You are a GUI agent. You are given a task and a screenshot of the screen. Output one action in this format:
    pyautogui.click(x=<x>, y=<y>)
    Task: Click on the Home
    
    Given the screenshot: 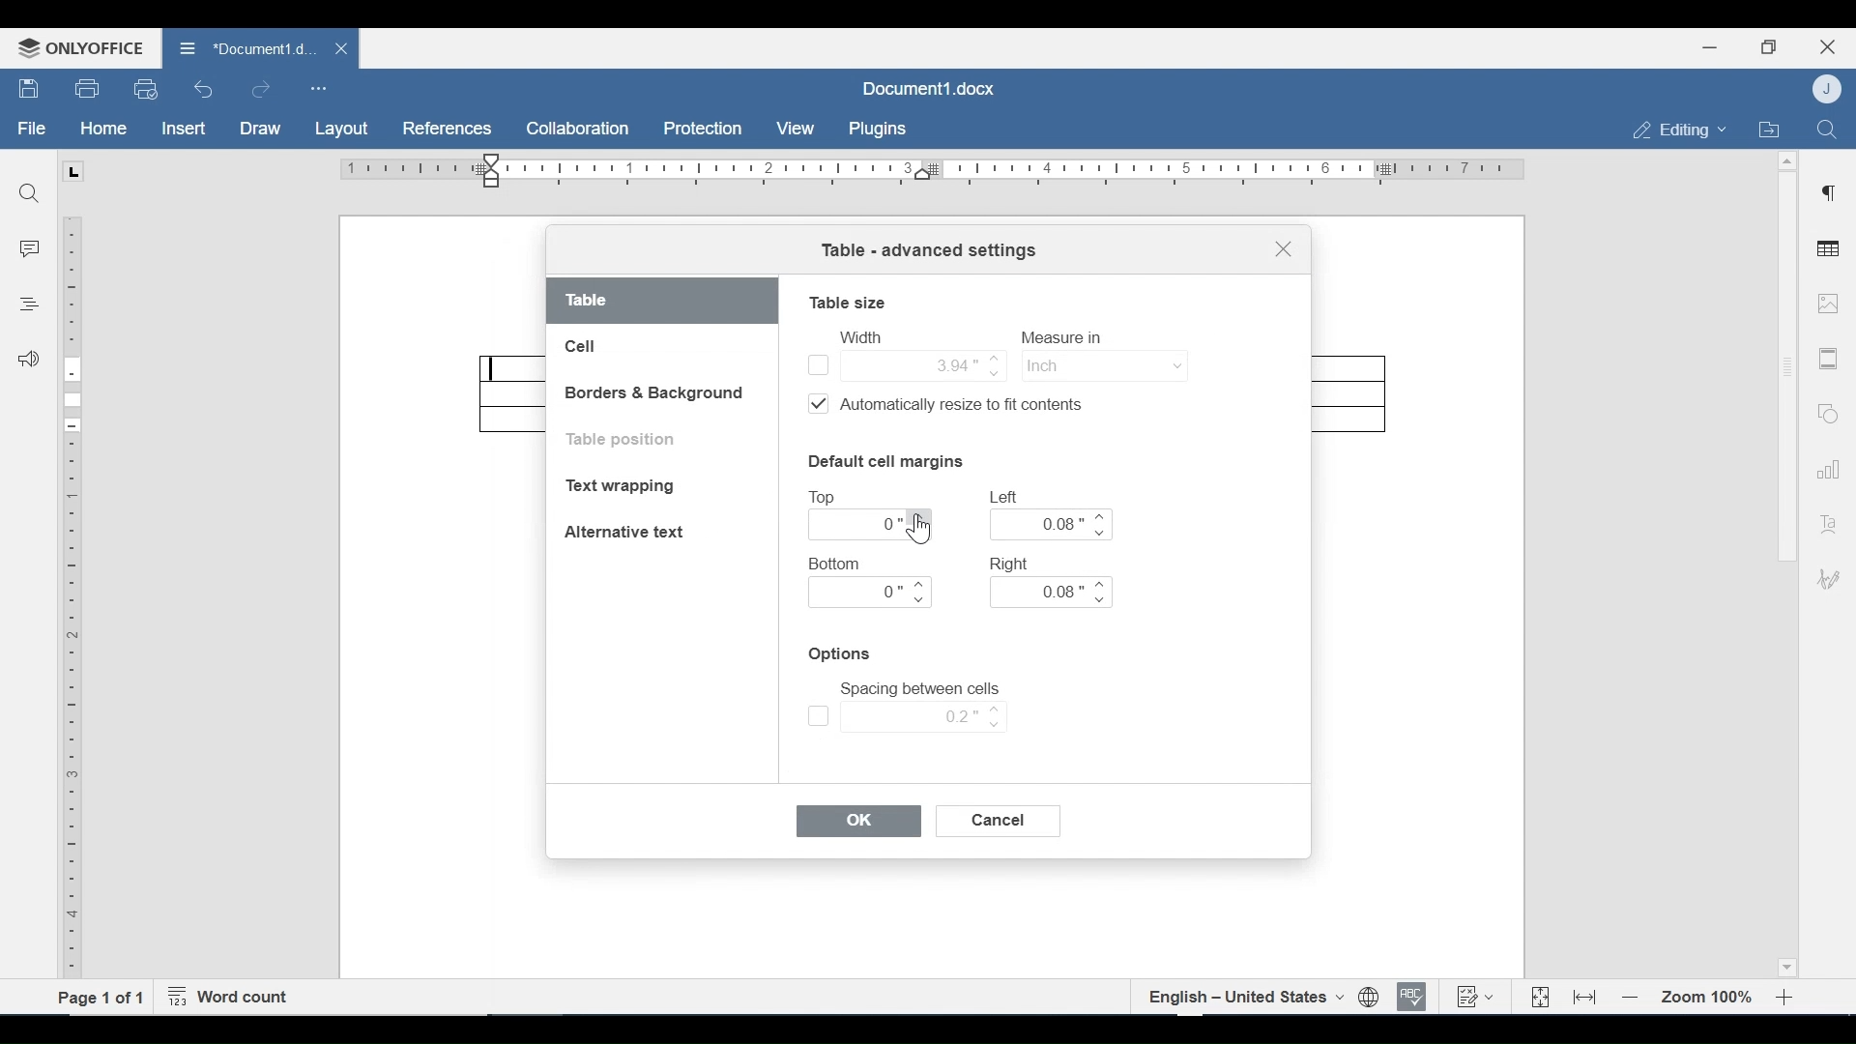 What is the action you would take?
    pyautogui.click(x=103, y=129)
    